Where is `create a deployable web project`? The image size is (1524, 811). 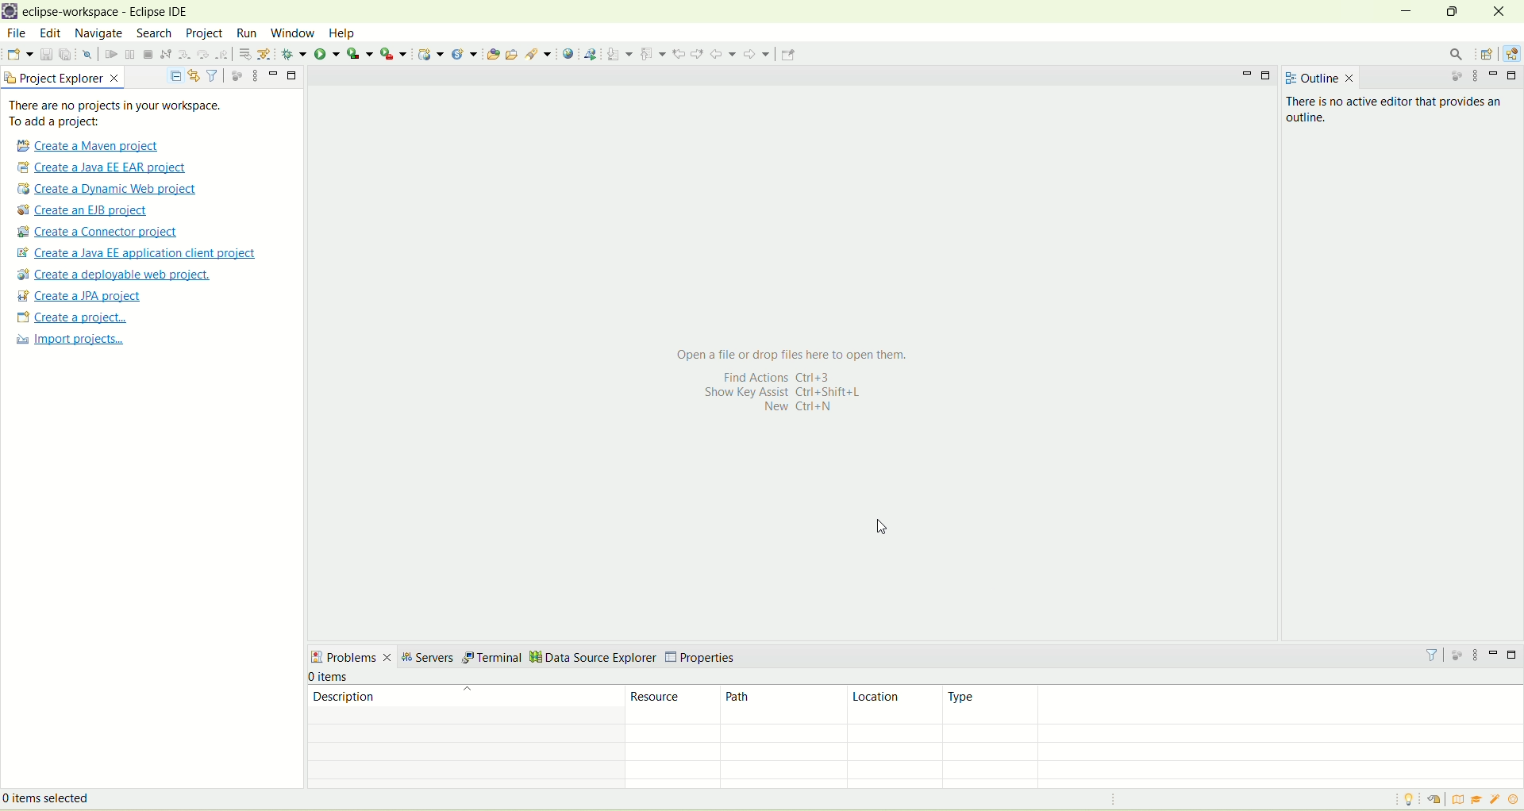 create a deployable web project is located at coordinates (112, 275).